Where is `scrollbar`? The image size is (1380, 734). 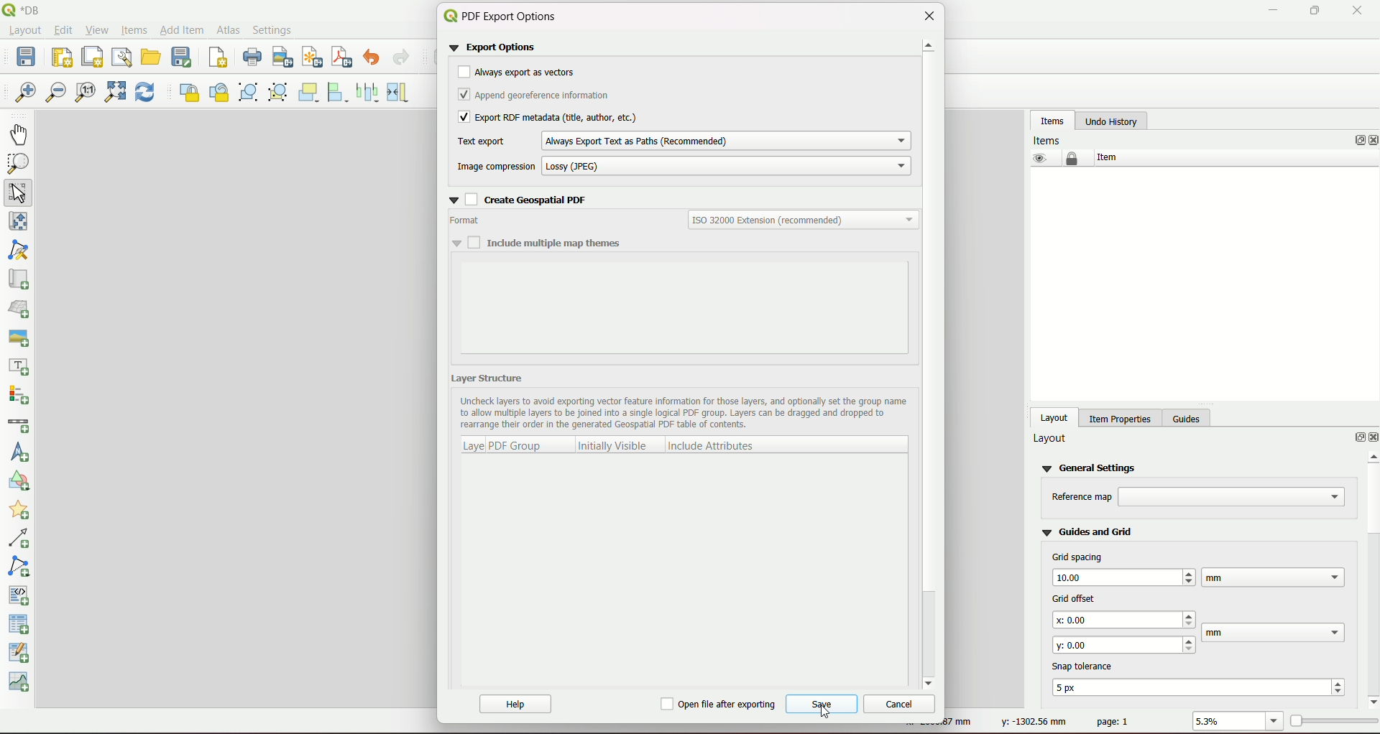
scrollbar is located at coordinates (1370, 577).